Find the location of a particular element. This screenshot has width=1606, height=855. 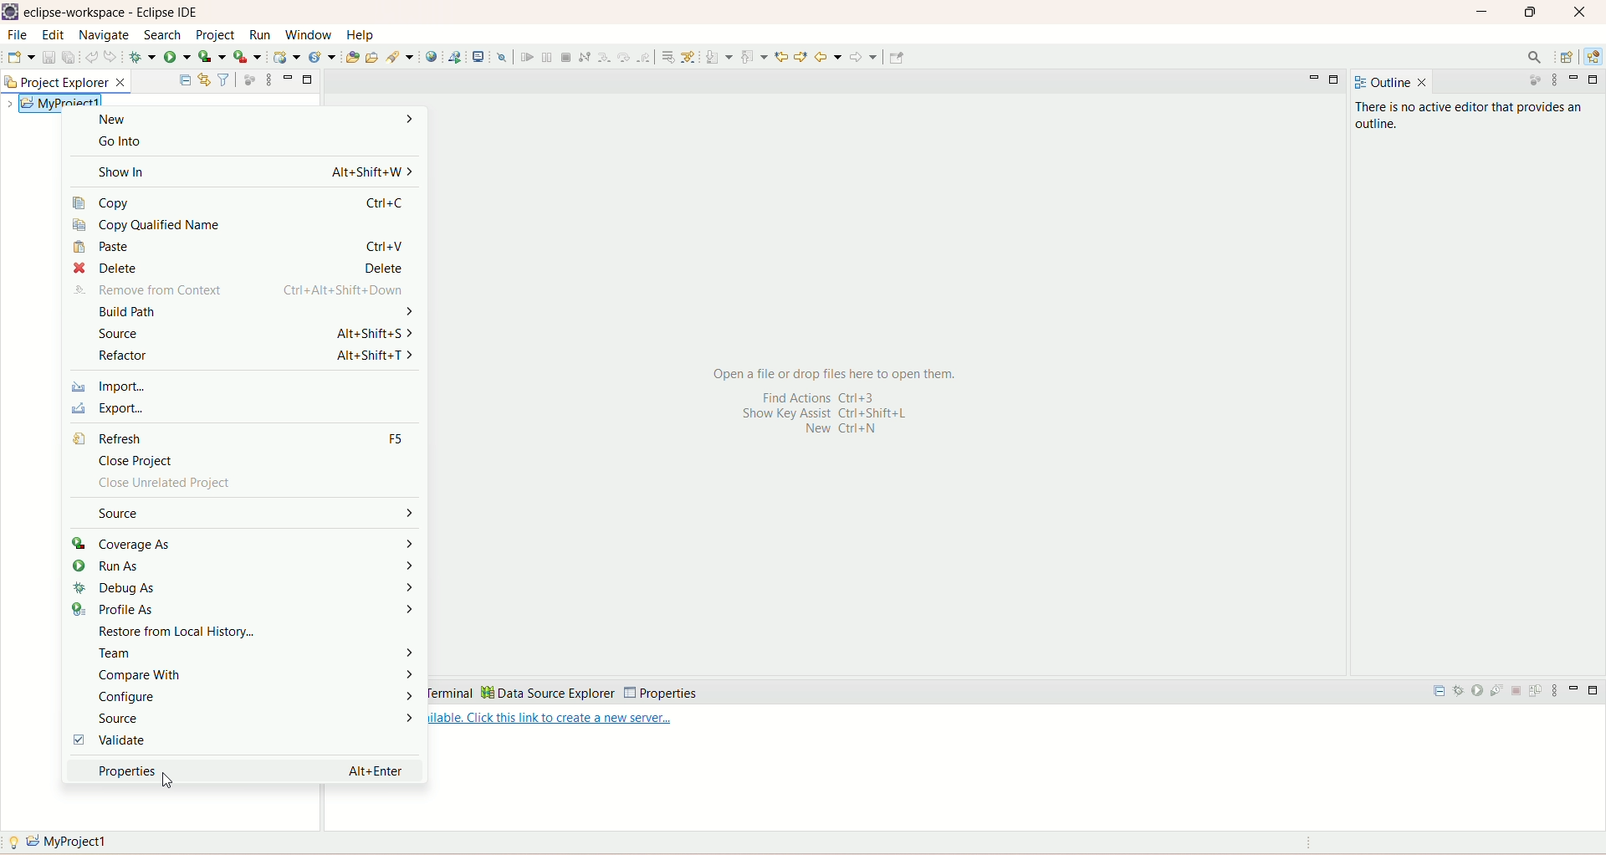

start the server is located at coordinates (1480, 694).